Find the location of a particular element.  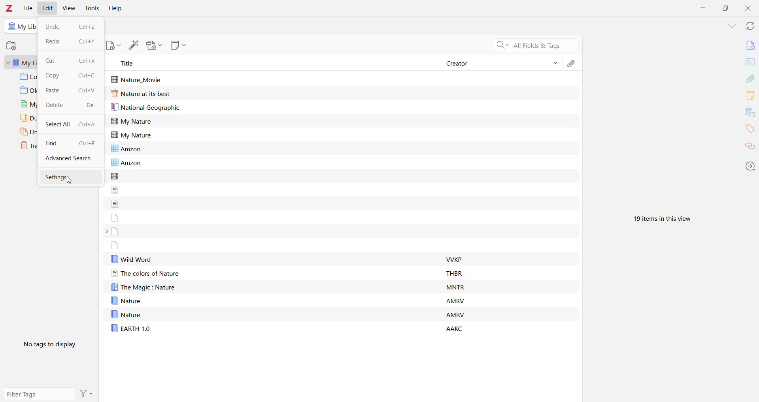

file without title is located at coordinates (115, 217).